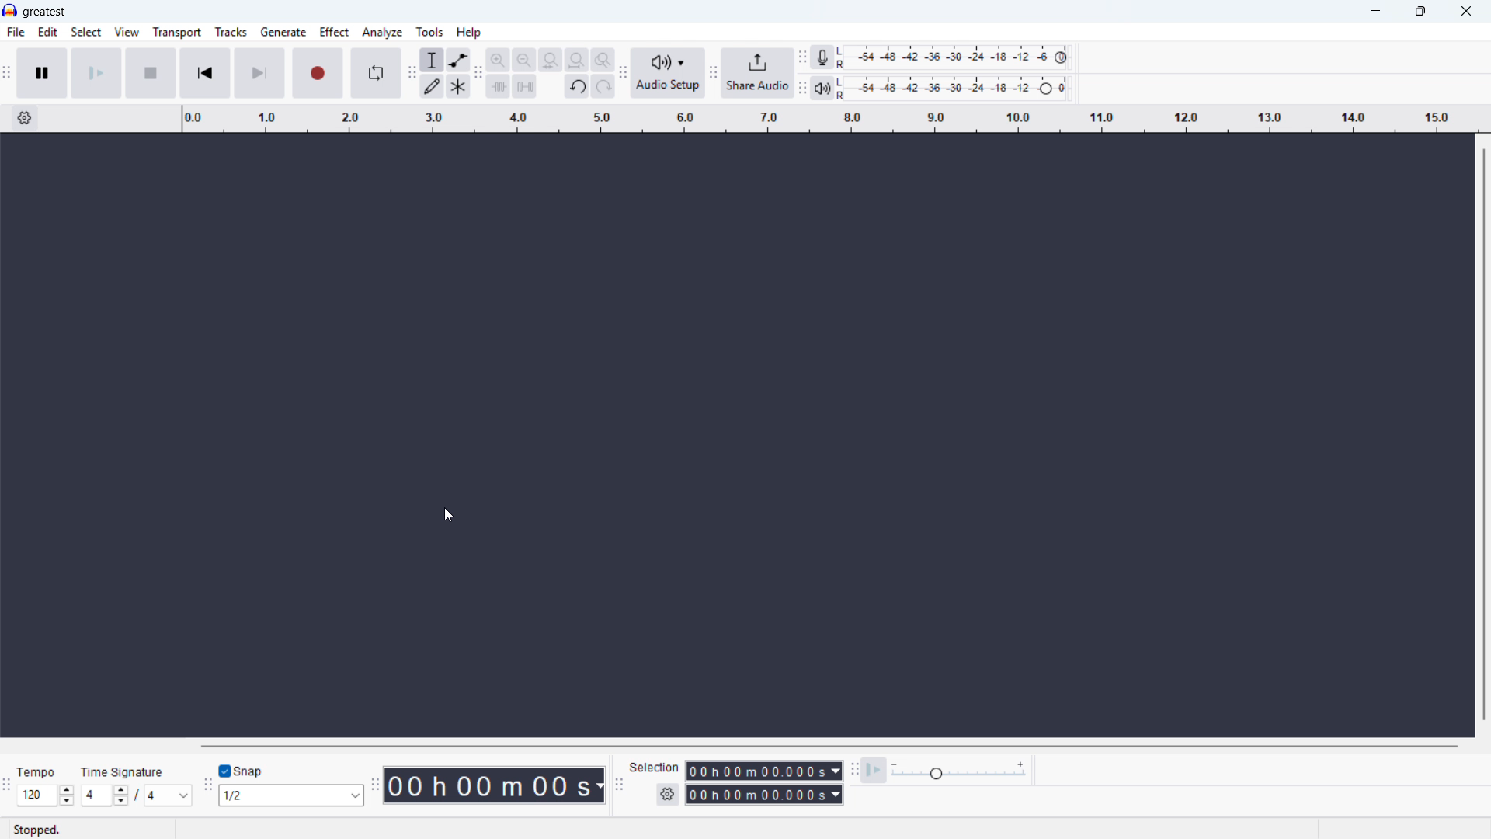  What do you see at coordinates (499, 60) in the screenshot?
I see `Zoom in ` at bounding box center [499, 60].